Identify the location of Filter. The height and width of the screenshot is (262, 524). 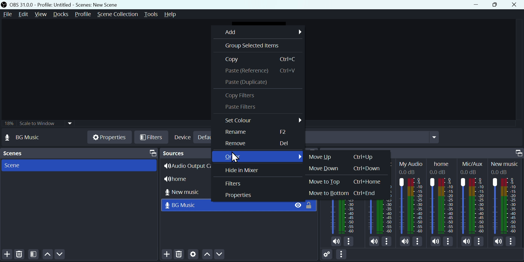
(234, 184).